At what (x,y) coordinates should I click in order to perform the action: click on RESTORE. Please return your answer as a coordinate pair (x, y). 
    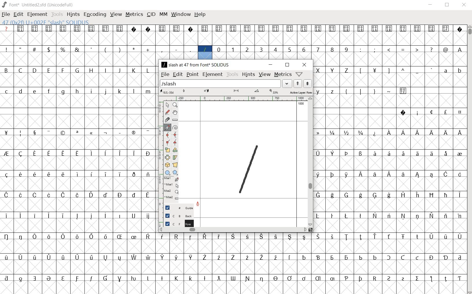
    Looking at the image, I should click on (446, 5).